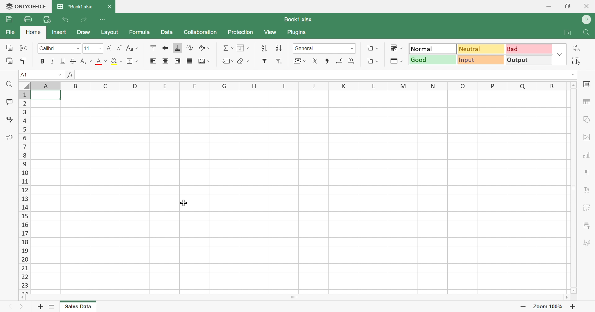  What do you see at coordinates (432, 49) in the screenshot?
I see `Normal` at bounding box center [432, 49].